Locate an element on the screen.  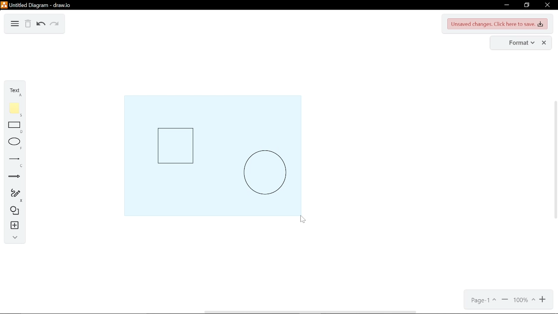
horizontal scrollbar is located at coordinates (311, 312).